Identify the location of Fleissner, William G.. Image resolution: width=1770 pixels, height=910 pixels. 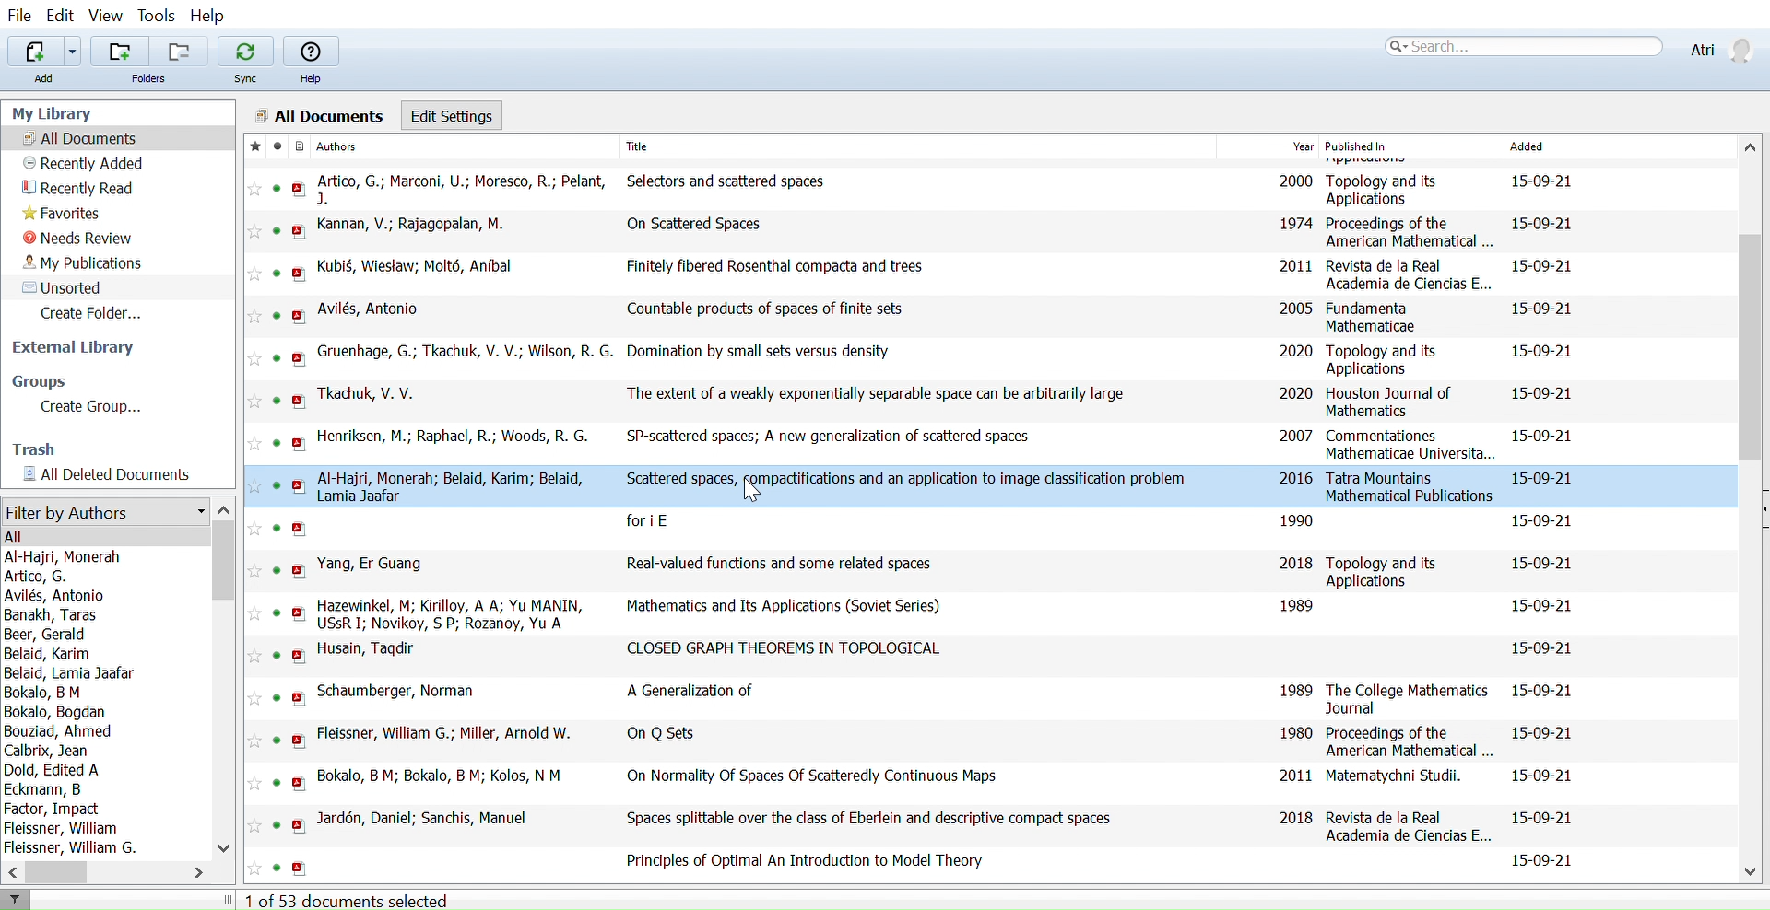
(70, 847).